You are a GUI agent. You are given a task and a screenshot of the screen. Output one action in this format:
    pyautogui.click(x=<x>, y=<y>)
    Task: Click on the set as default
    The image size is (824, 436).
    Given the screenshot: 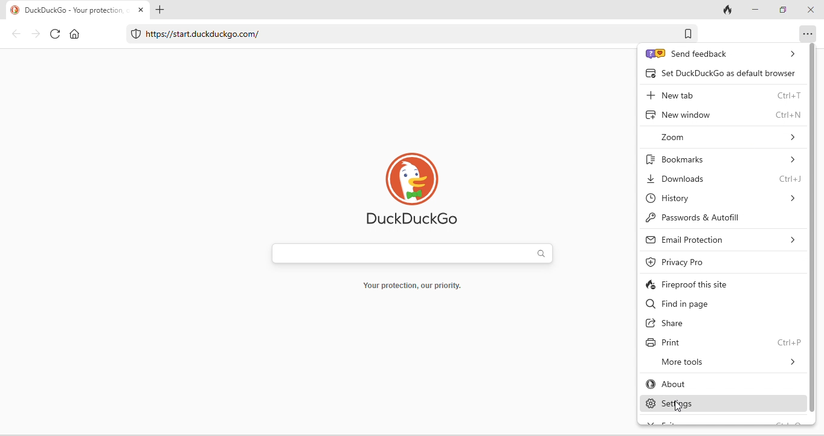 What is the action you would take?
    pyautogui.click(x=719, y=72)
    